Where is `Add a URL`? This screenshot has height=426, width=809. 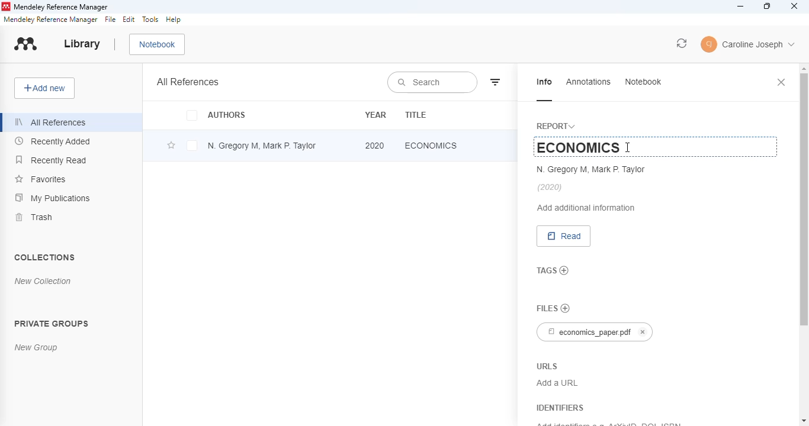 Add a URL is located at coordinates (557, 382).